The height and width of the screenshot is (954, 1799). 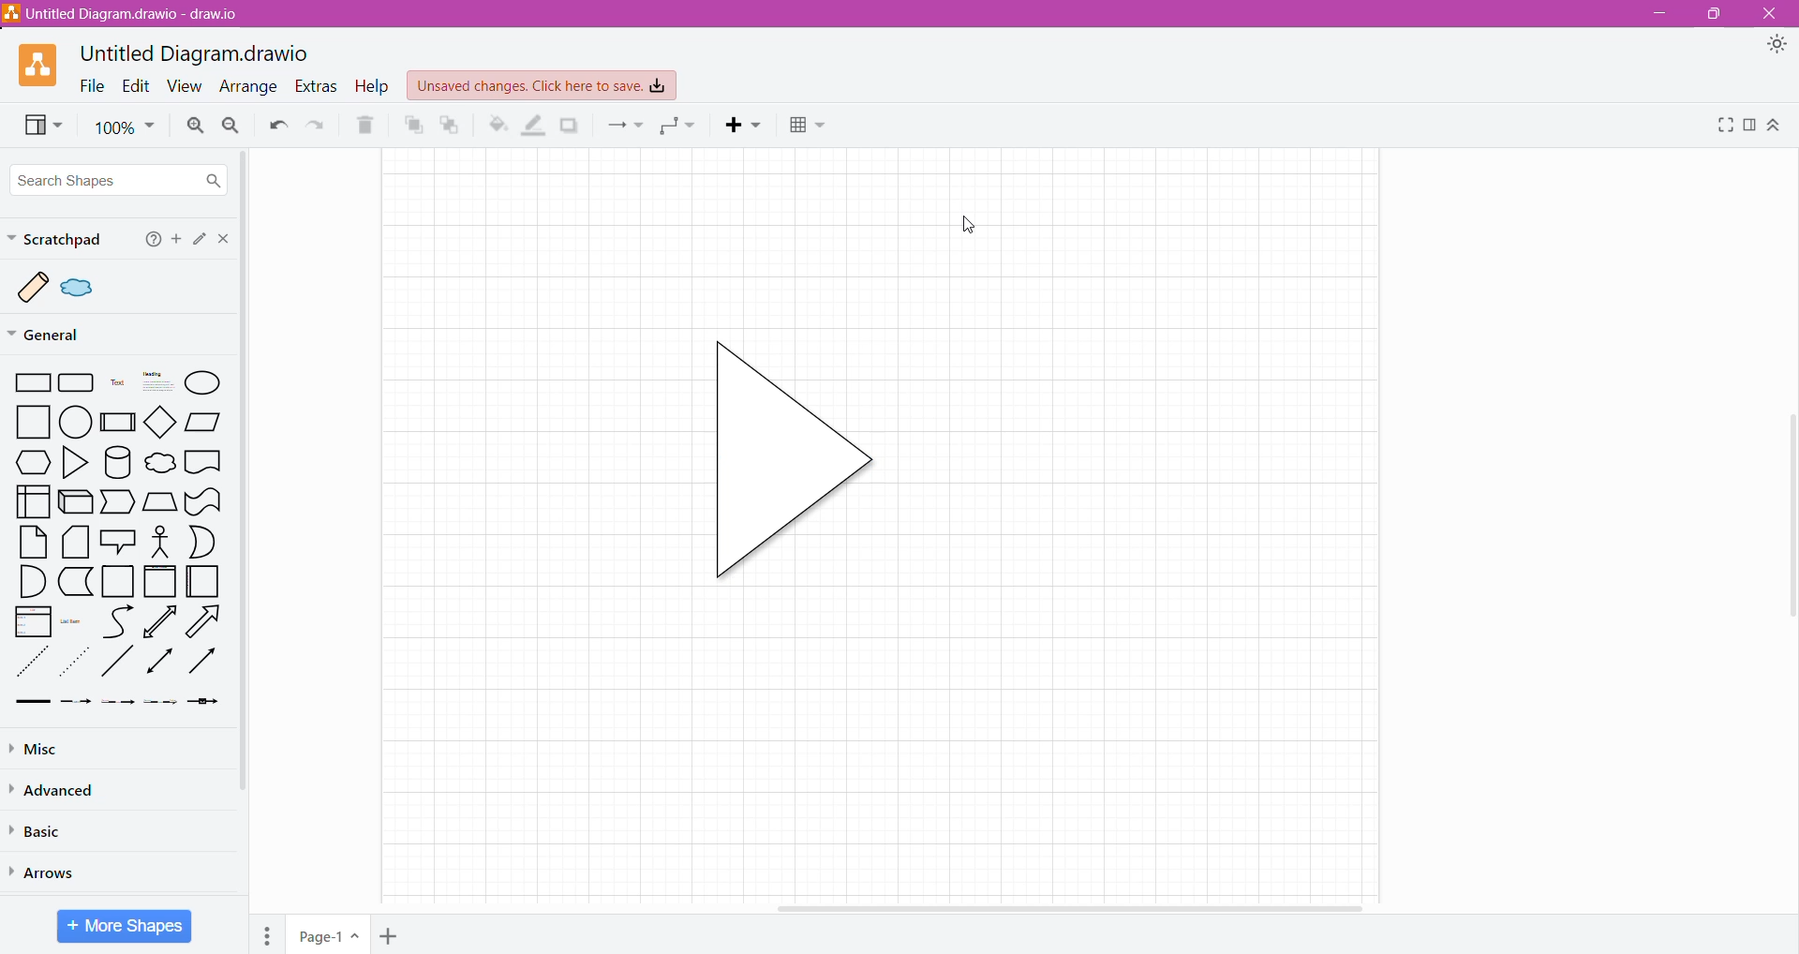 I want to click on Vertical Scroll Bar, so click(x=247, y=471).